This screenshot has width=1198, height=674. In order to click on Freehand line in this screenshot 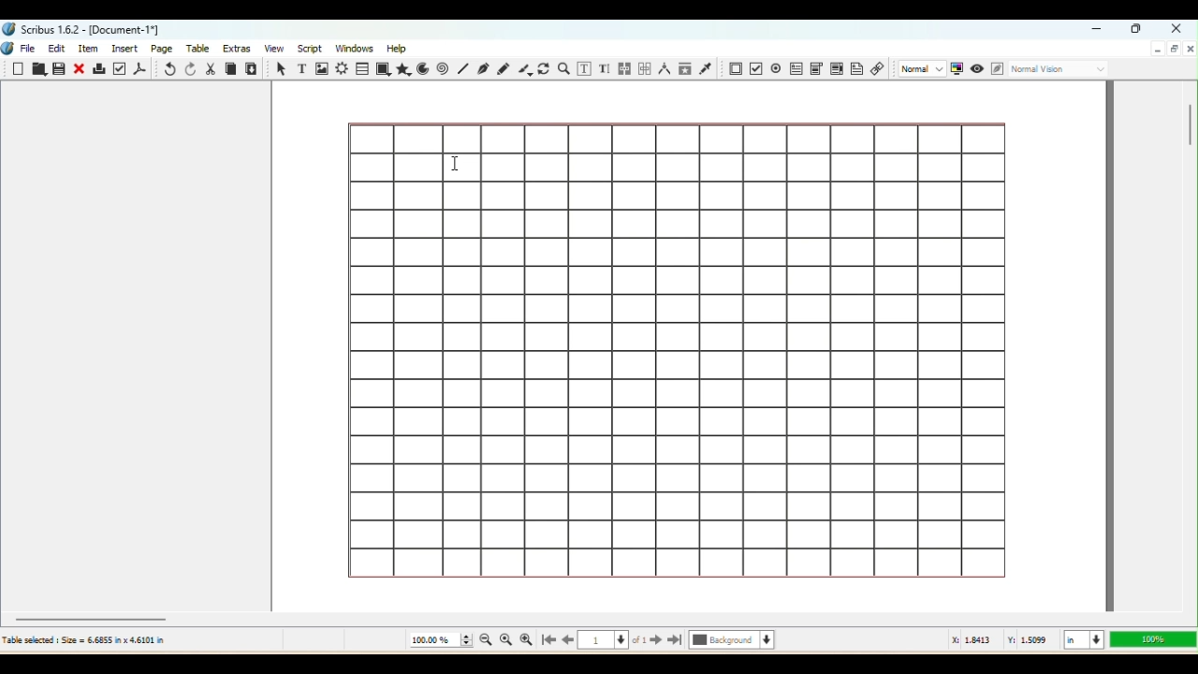, I will do `click(503, 67)`.